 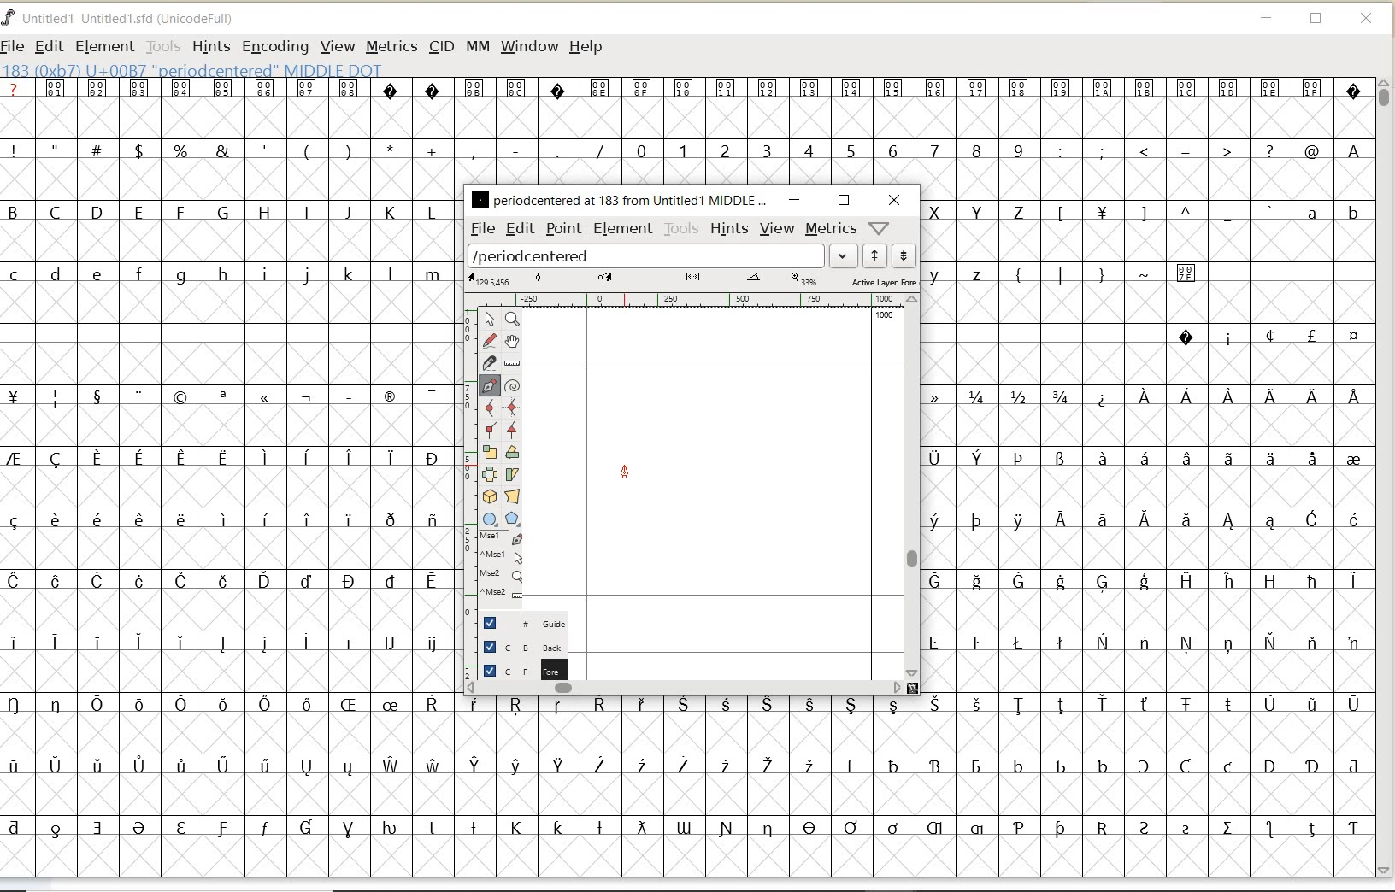 I want to click on cut splines in two, so click(x=489, y=362).